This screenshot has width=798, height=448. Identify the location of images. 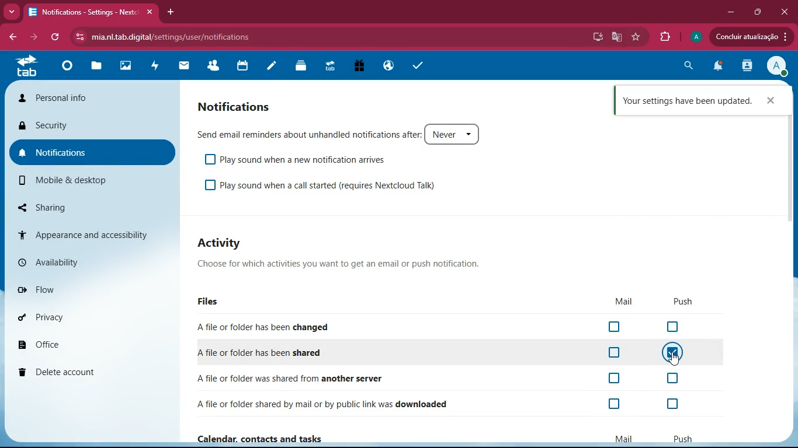
(123, 67).